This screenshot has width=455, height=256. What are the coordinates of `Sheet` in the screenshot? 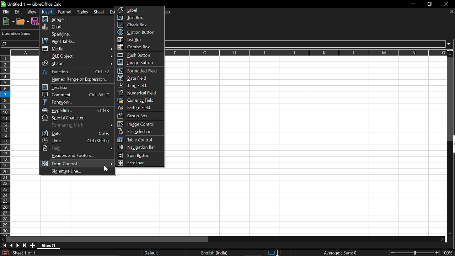 It's located at (100, 12).